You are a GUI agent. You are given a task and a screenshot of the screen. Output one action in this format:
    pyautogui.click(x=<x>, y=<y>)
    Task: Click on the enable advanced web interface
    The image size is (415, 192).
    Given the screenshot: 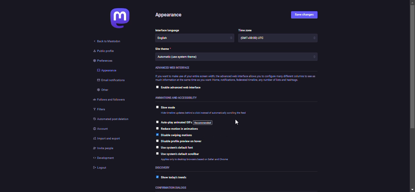 What is the action you would take?
    pyautogui.click(x=184, y=87)
    